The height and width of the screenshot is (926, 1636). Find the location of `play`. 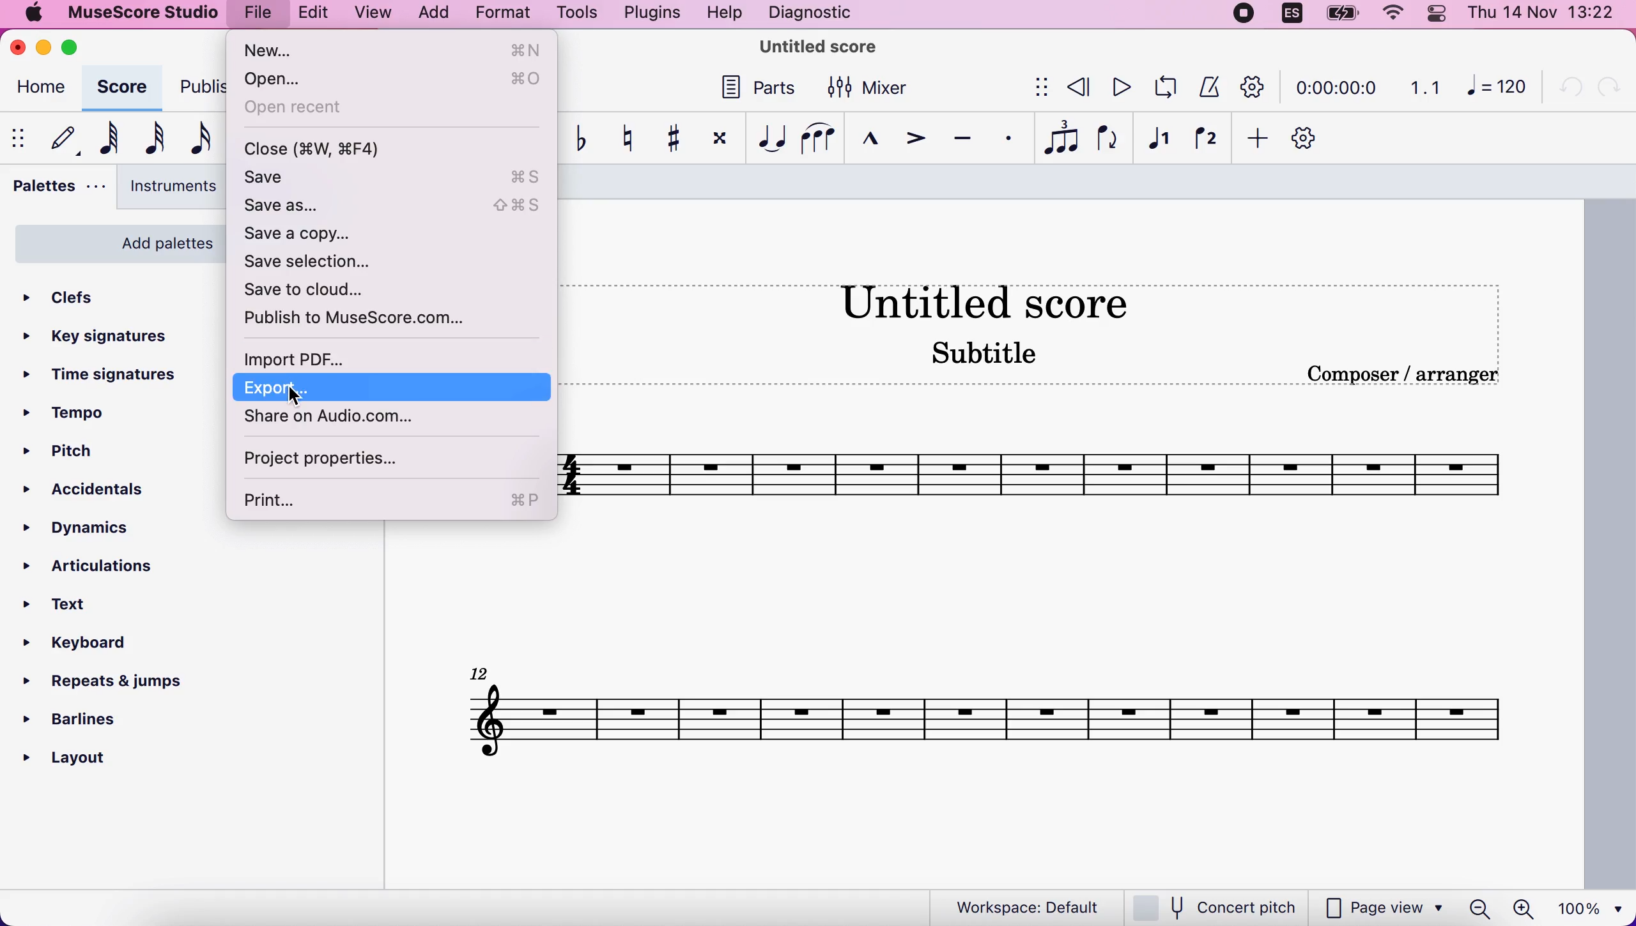

play is located at coordinates (1116, 89).